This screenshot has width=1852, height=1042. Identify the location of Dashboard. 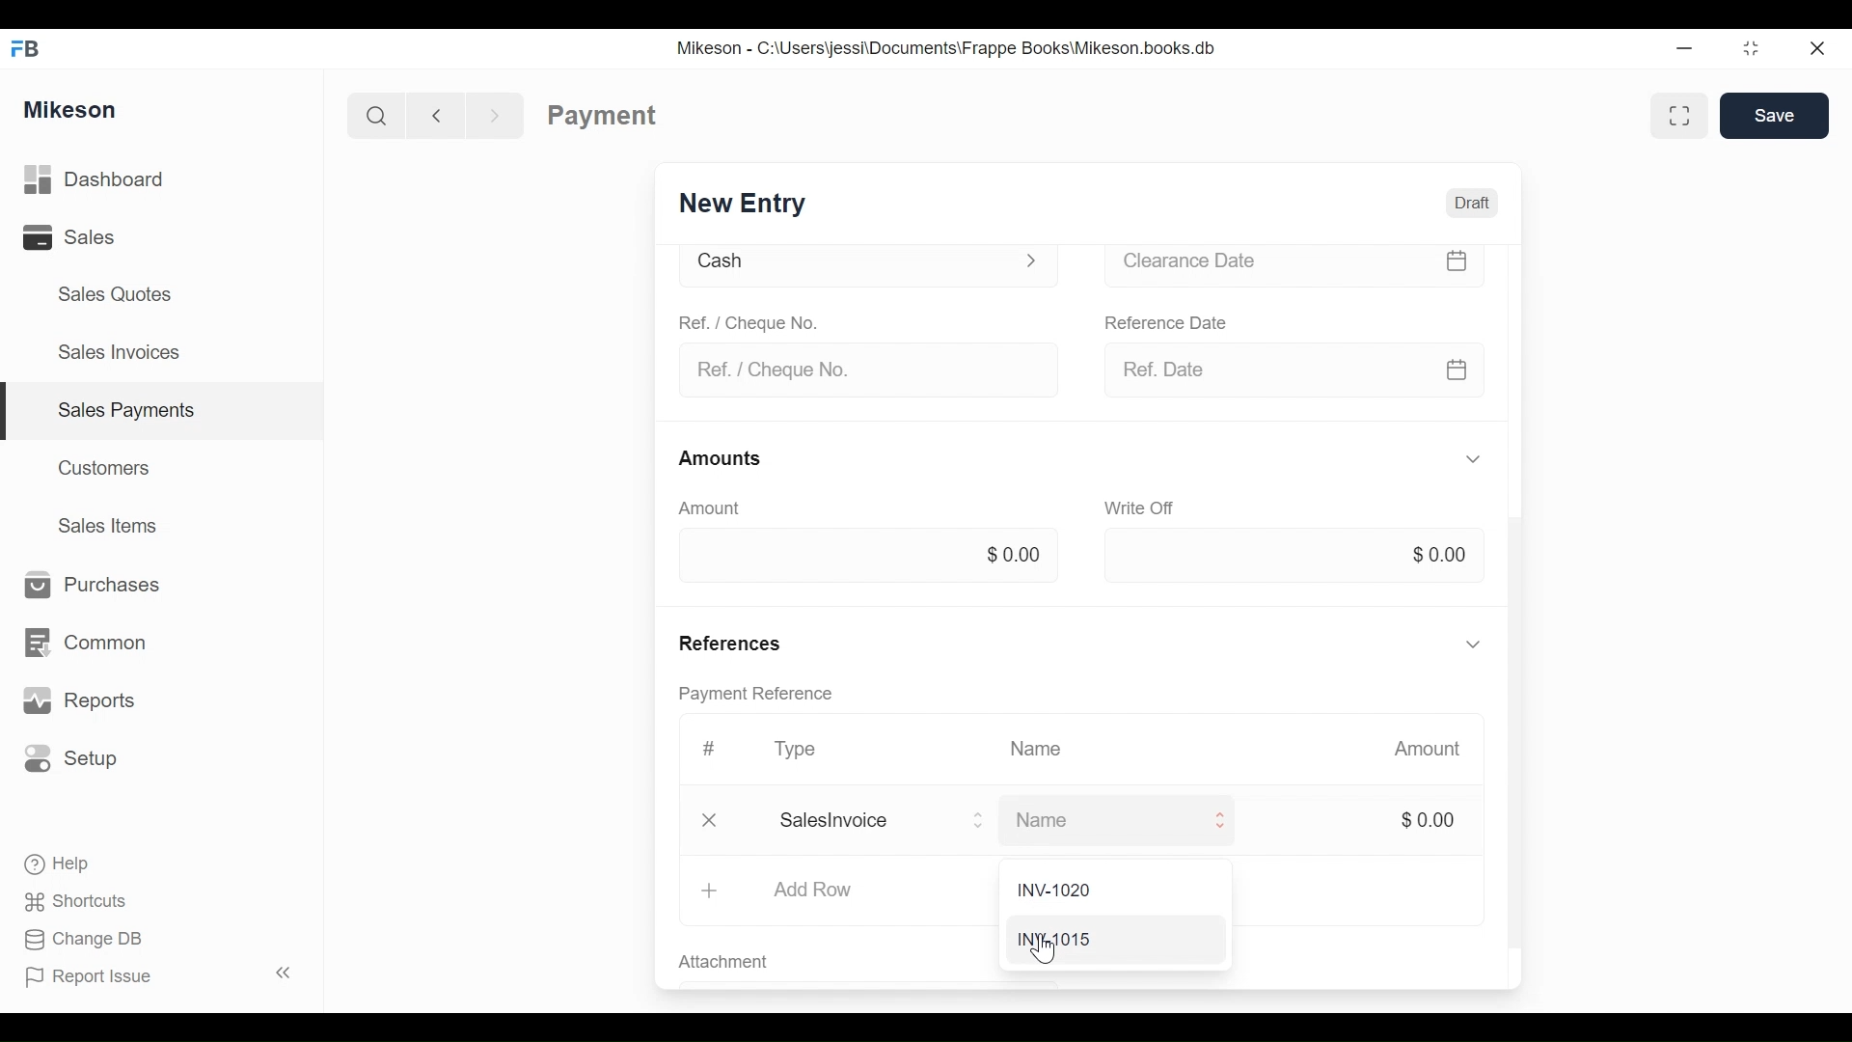
(126, 180).